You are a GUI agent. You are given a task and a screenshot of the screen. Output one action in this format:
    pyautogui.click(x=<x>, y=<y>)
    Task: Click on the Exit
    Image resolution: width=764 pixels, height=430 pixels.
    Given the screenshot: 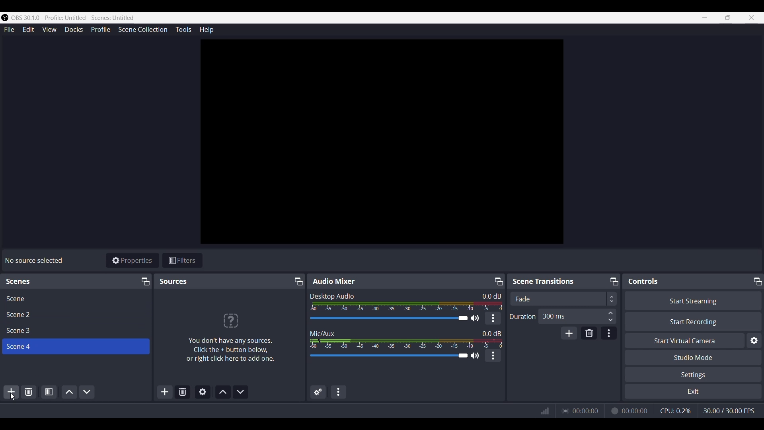 What is the action you would take?
    pyautogui.click(x=693, y=391)
    